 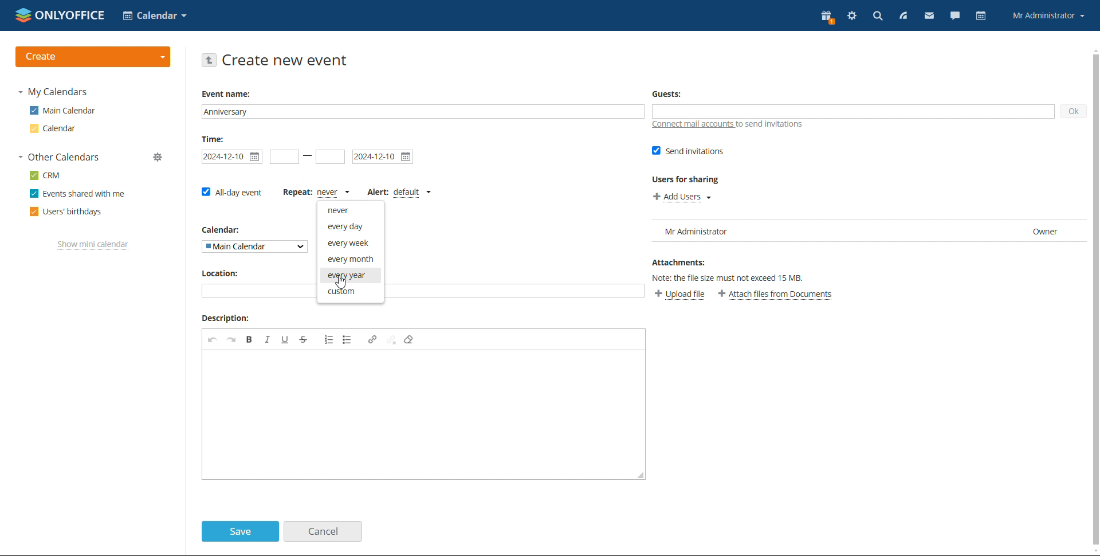 I want to click on remove format, so click(x=410, y=339).